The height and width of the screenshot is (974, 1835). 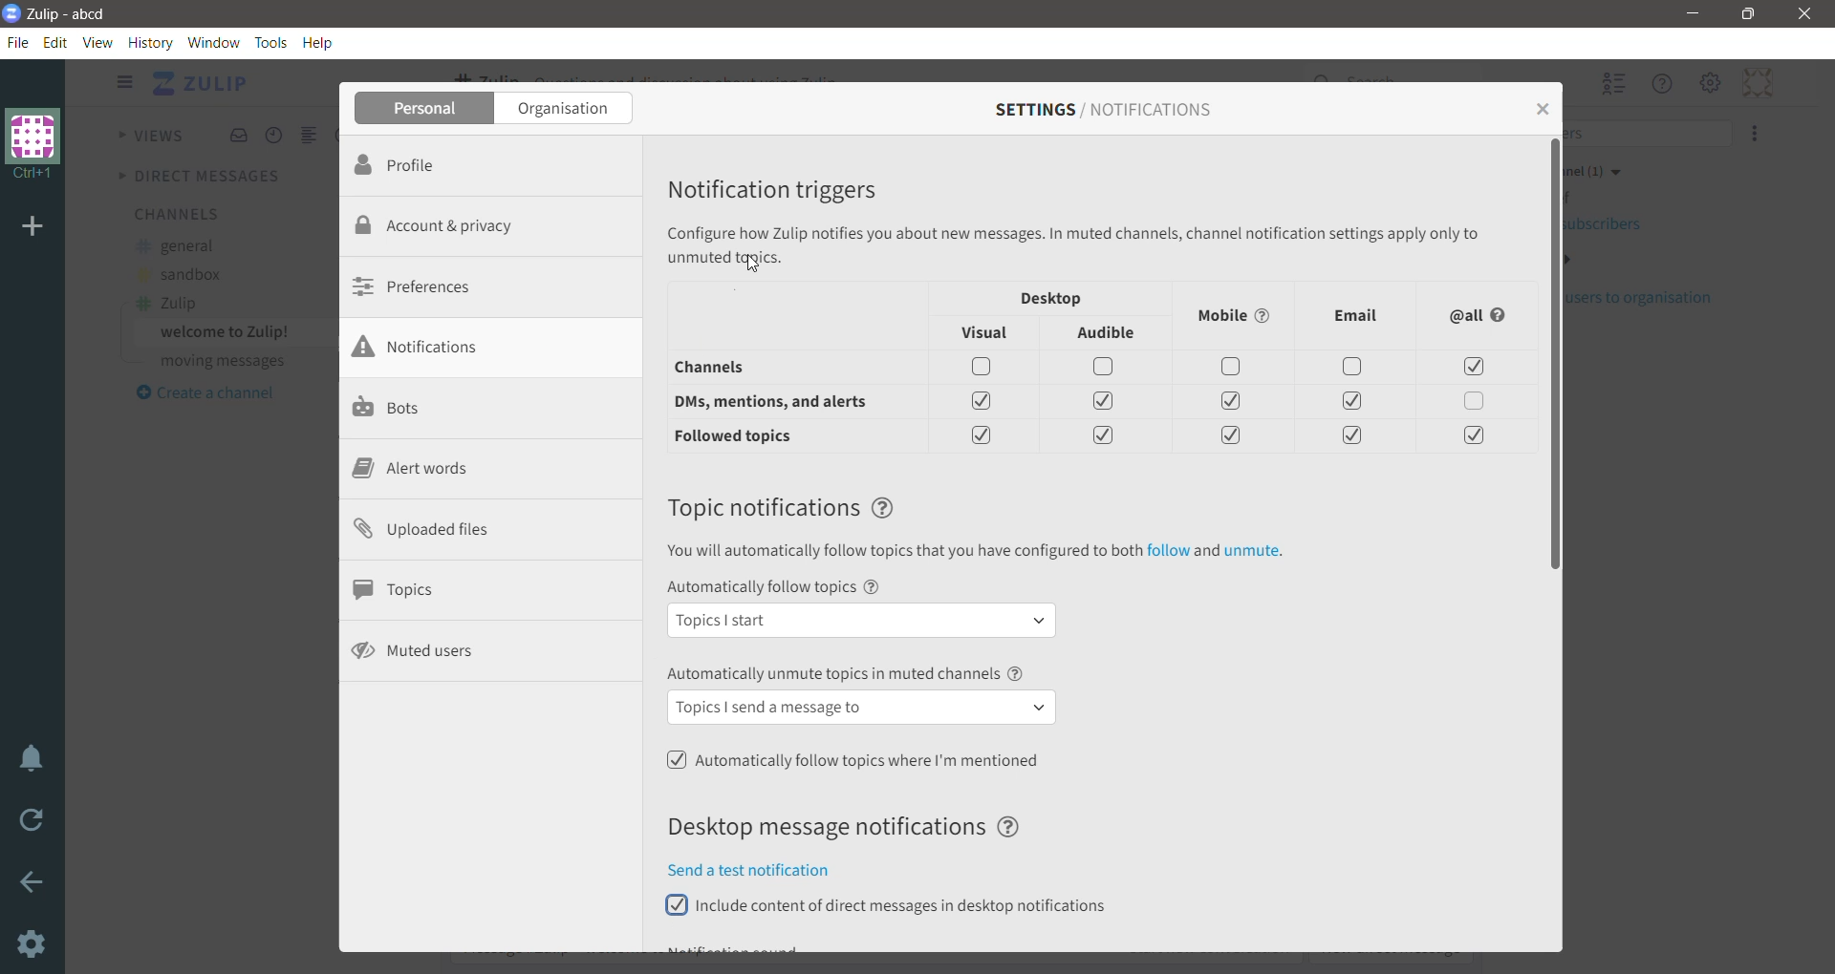 What do you see at coordinates (36, 227) in the screenshot?
I see `Add organization` at bounding box center [36, 227].